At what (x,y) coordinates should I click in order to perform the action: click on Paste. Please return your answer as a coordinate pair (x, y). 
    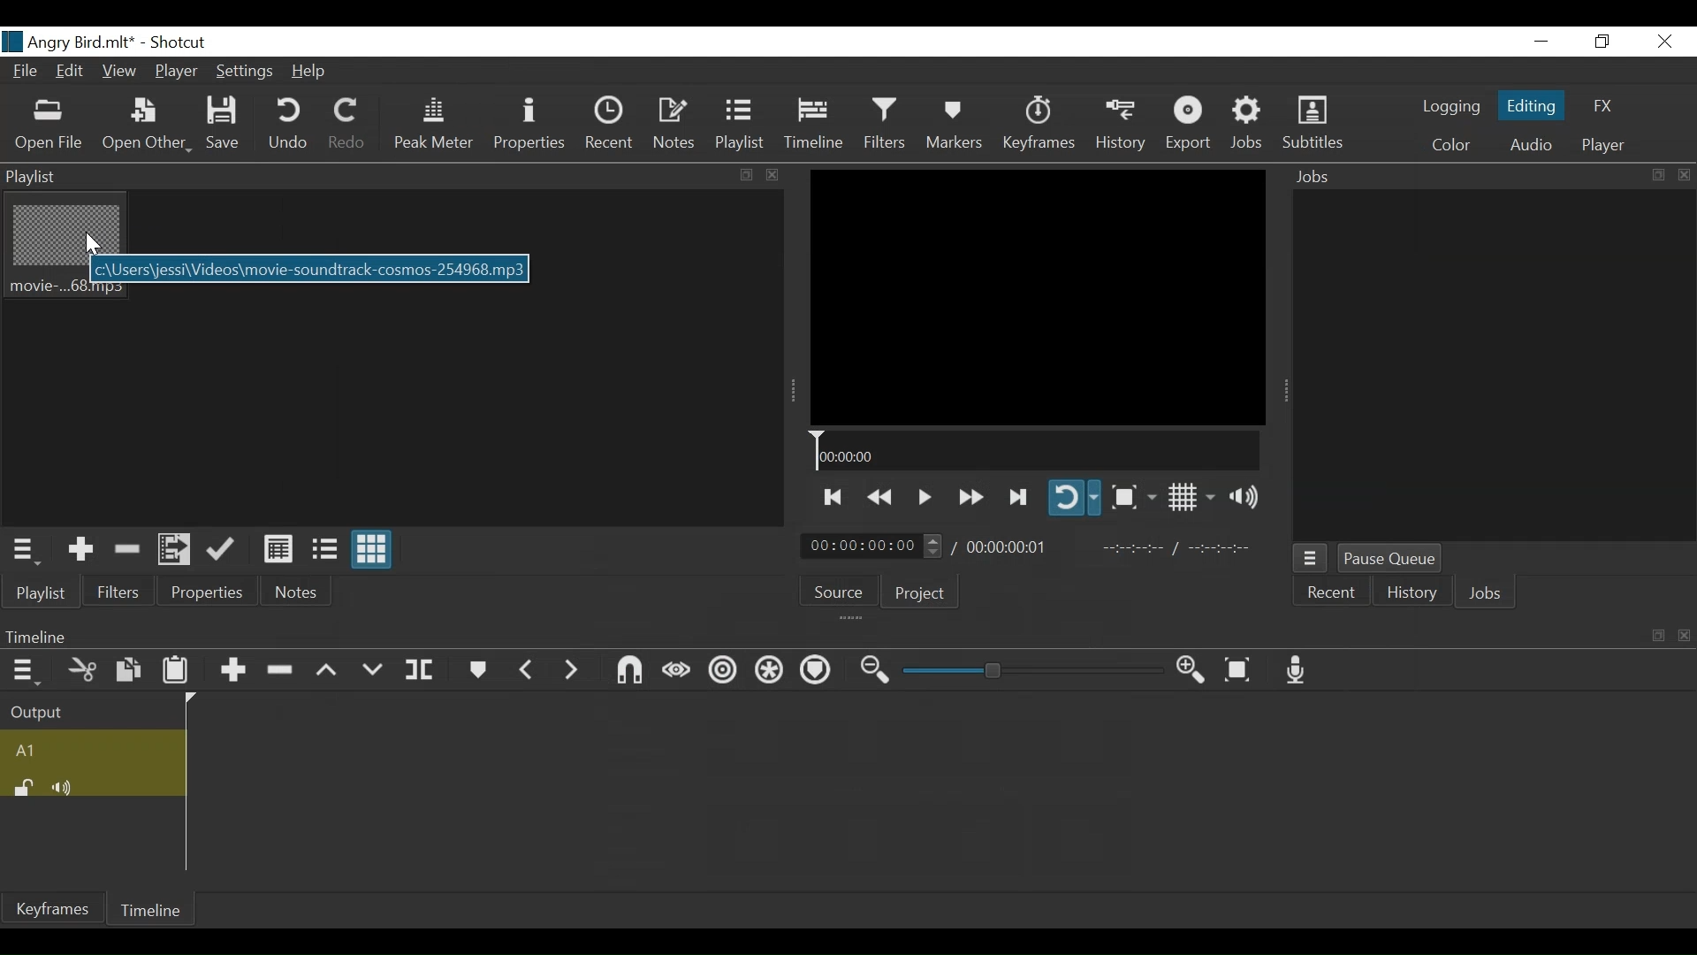
    Looking at the image, I should click on (178, 669).